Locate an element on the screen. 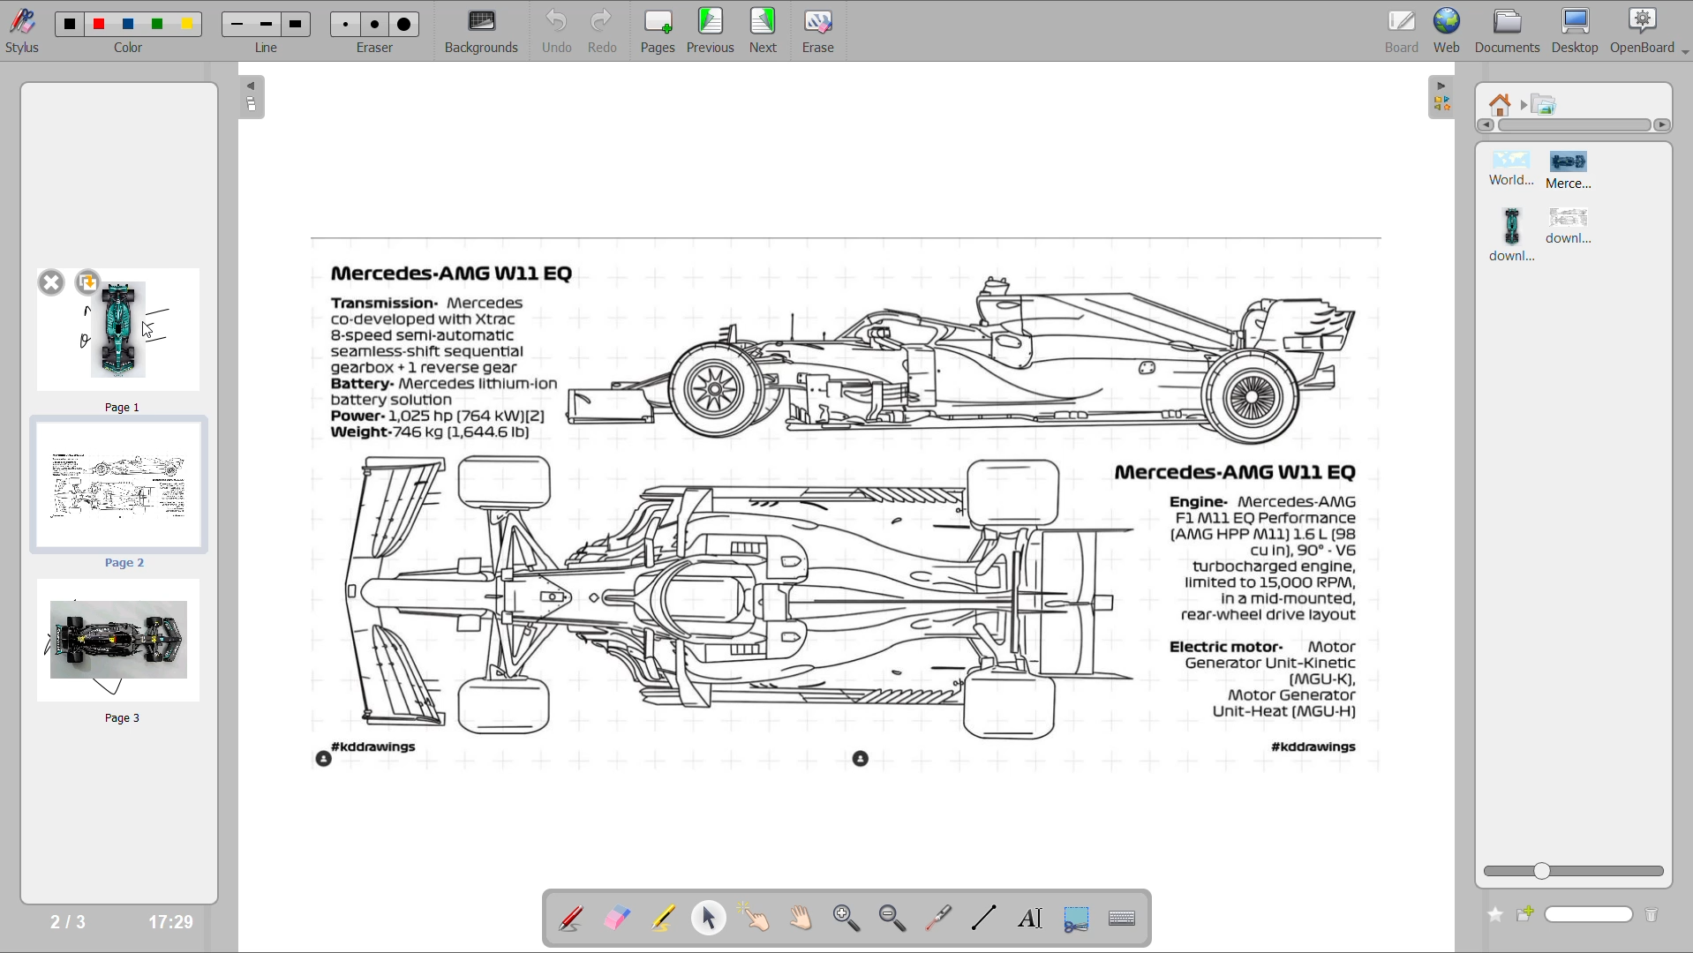 The image size is (1693, 953). Small eraser is located at coordinates (345, 25).